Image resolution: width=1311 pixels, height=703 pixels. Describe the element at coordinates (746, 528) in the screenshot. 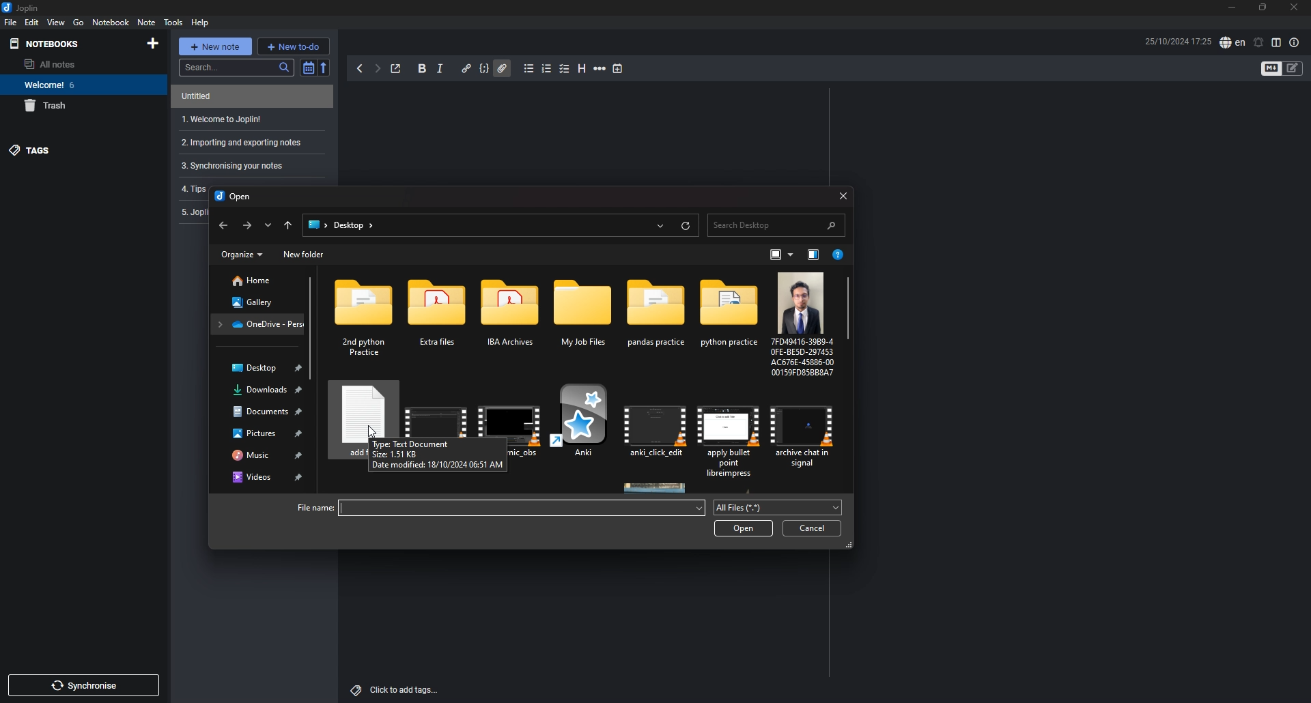

I see `open` at that location.